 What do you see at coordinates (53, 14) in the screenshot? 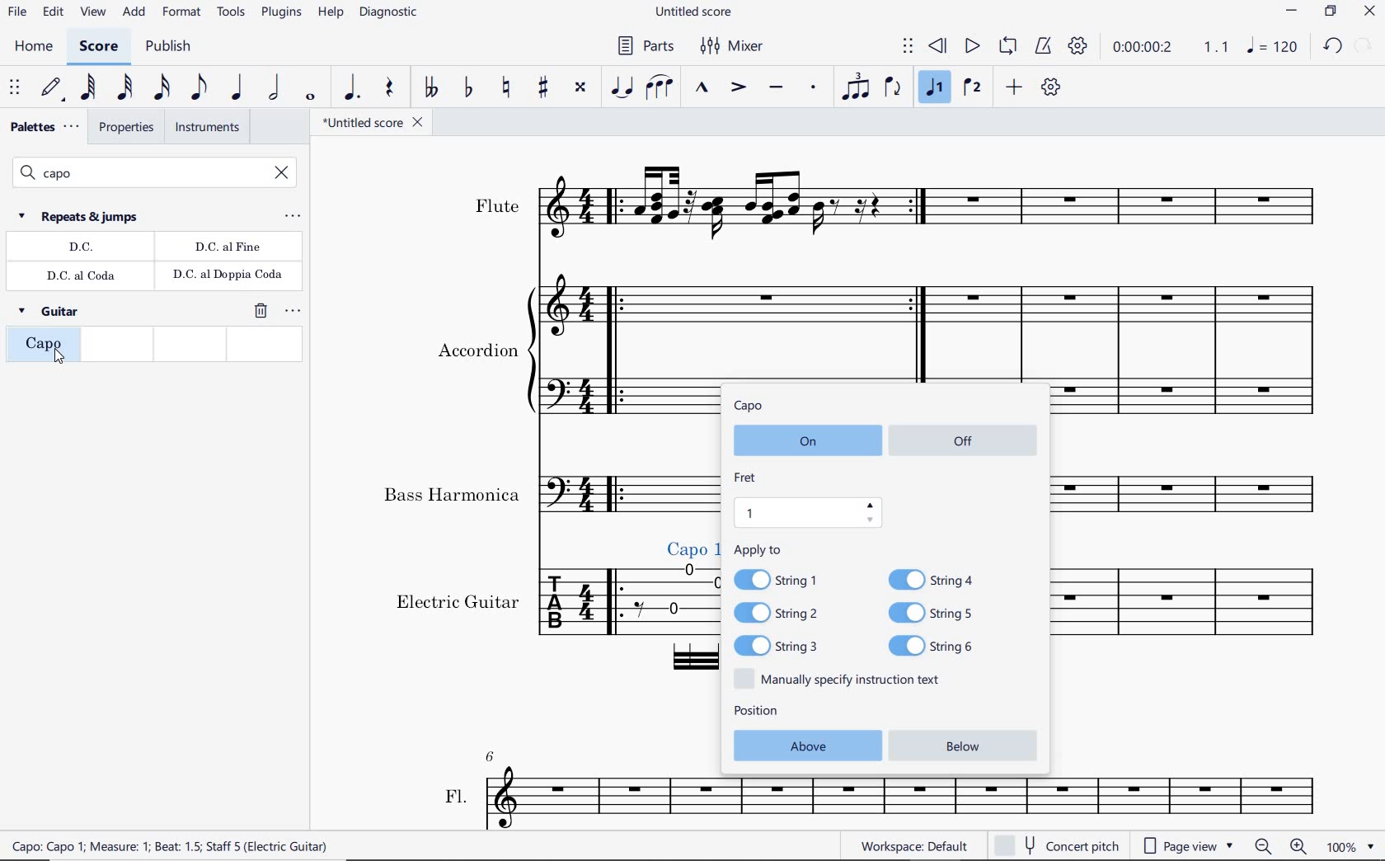
I see `edit` at bounding box center [53, 14].